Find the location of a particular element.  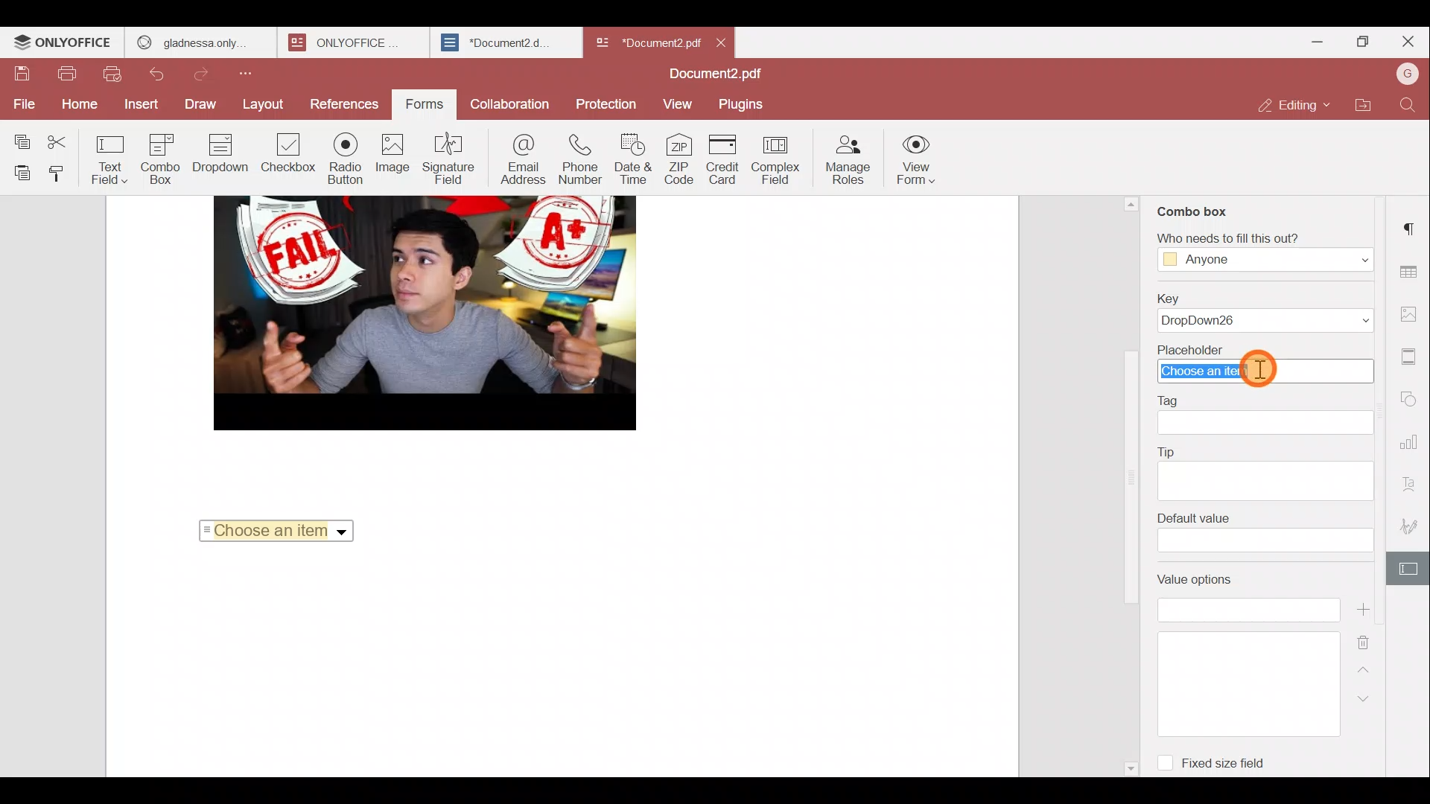

Email address is located at coordinates (521, 159).